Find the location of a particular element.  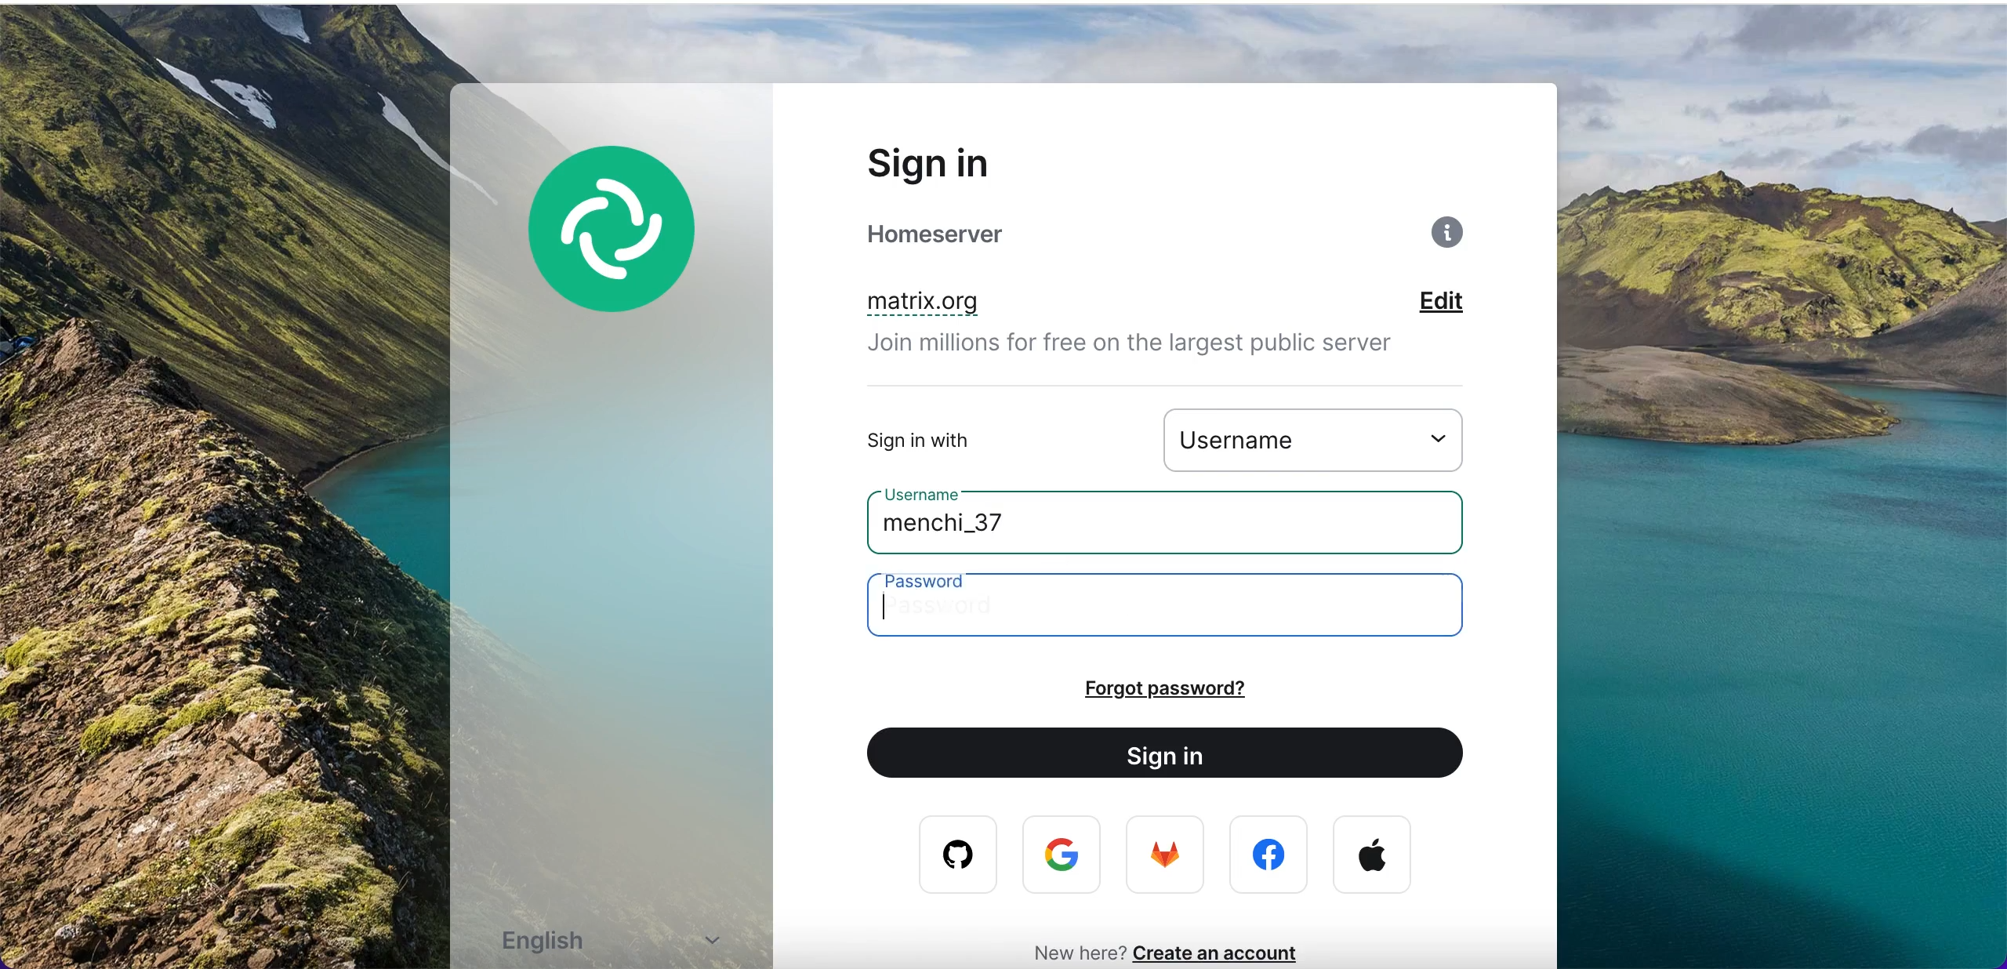

sign in is located at coordinates (1179, 756).